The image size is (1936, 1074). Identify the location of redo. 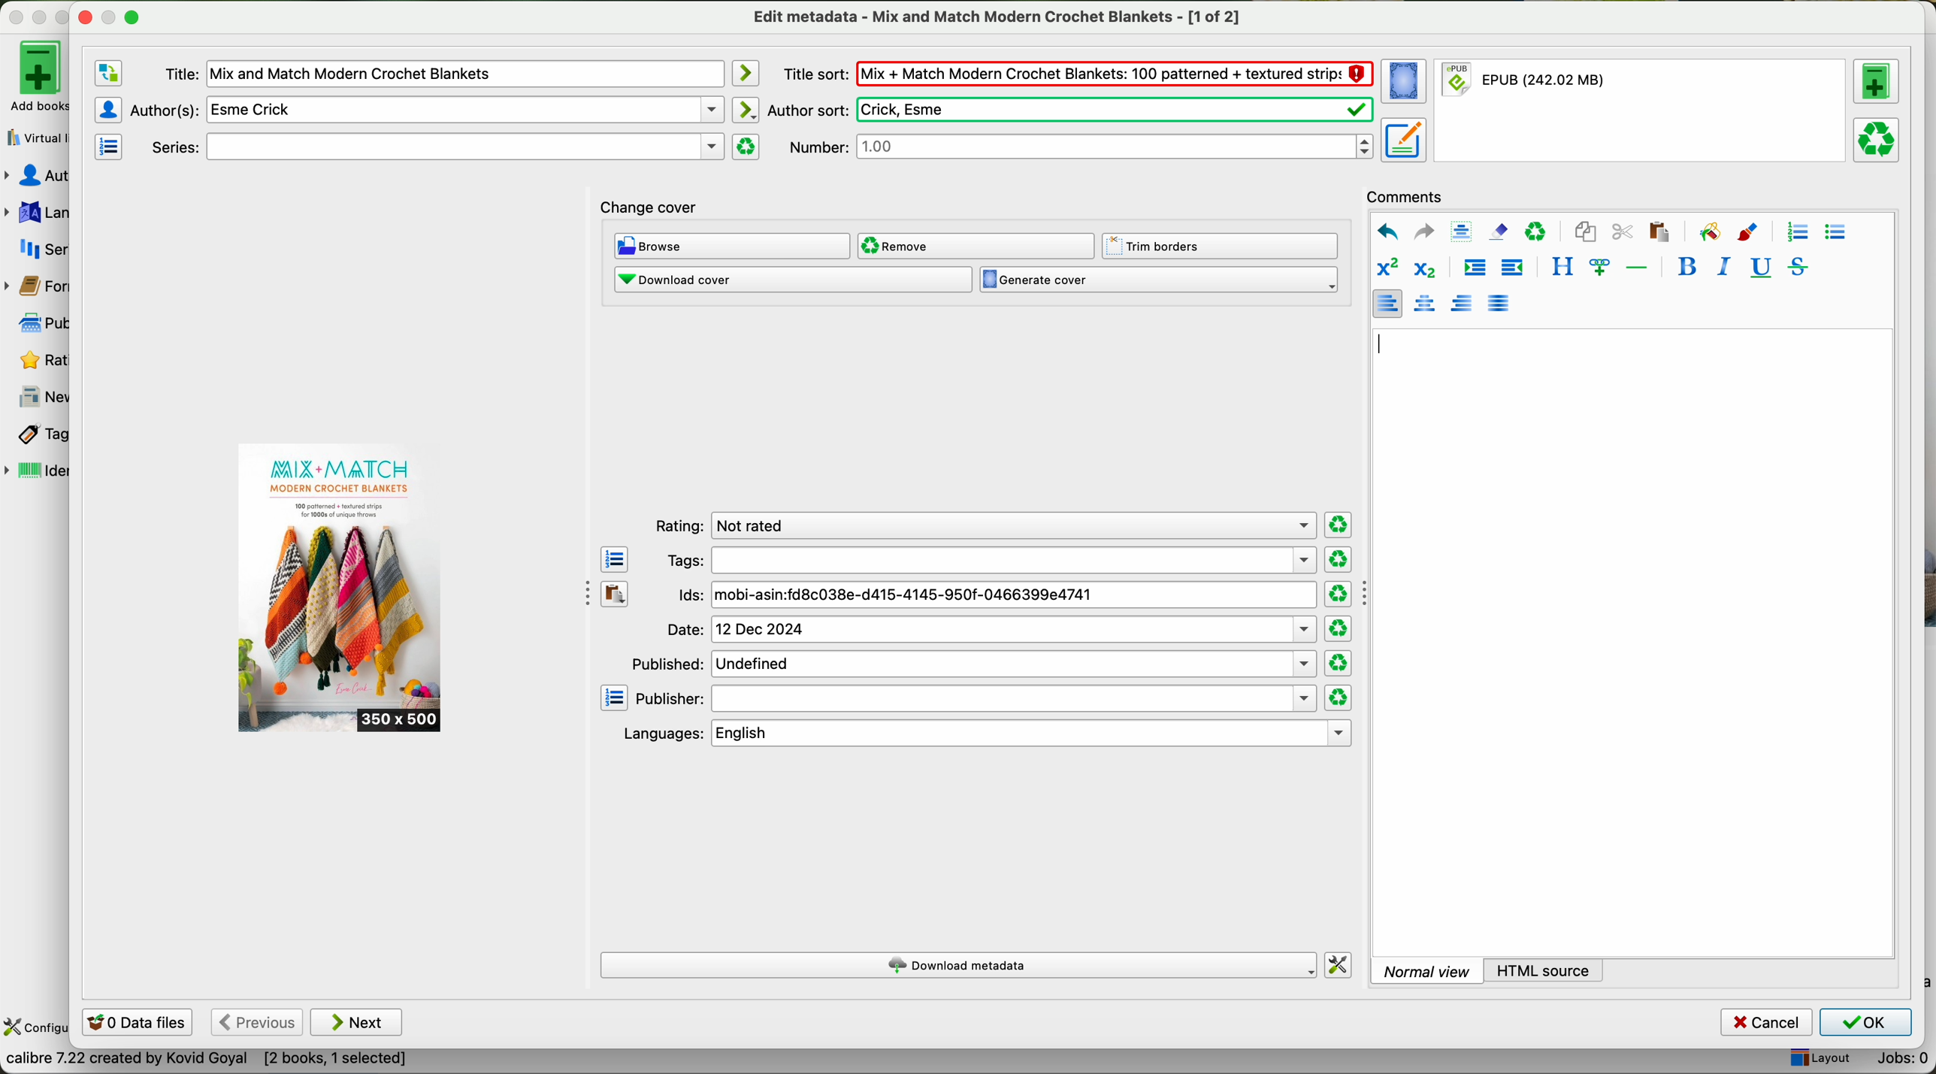
(1423, 231).